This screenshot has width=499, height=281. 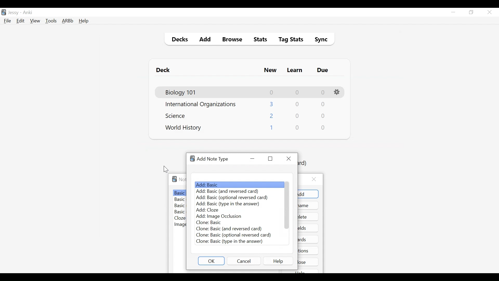 I want to click on Cards, so click(x=309, y=239).